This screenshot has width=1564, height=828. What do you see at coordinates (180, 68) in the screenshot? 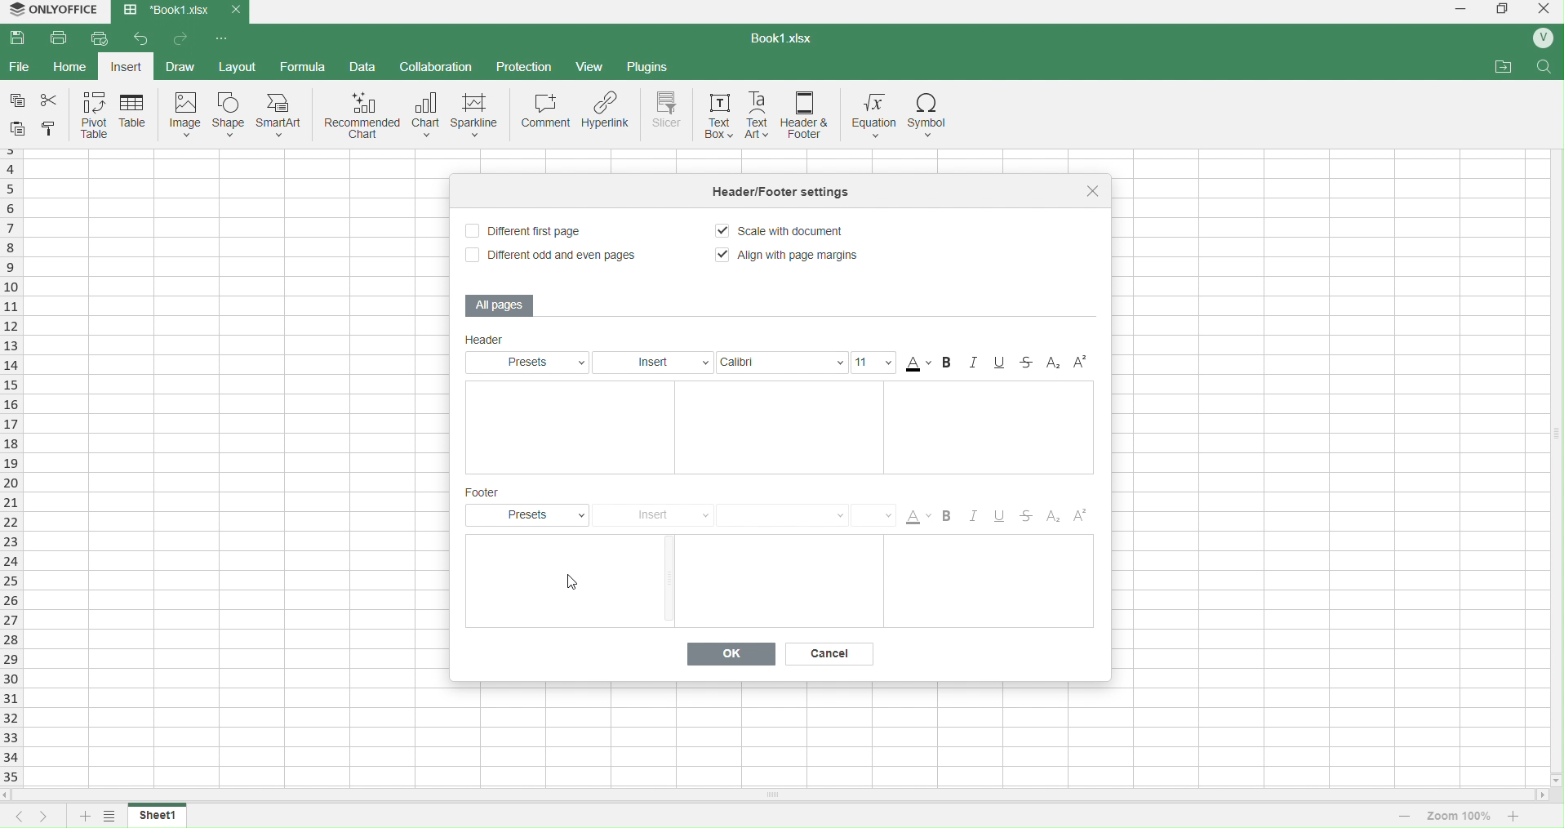
I see `draw` at bounding box center [180, 68].